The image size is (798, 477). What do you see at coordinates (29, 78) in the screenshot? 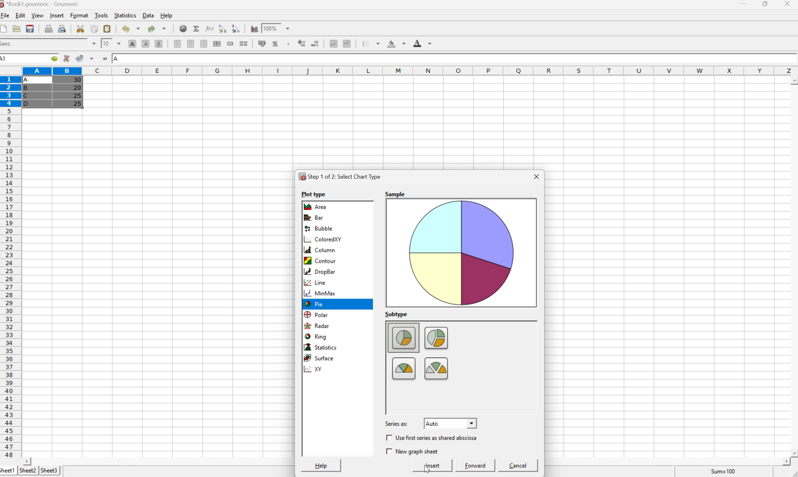
I see `A` at bounding box center [29, 78].